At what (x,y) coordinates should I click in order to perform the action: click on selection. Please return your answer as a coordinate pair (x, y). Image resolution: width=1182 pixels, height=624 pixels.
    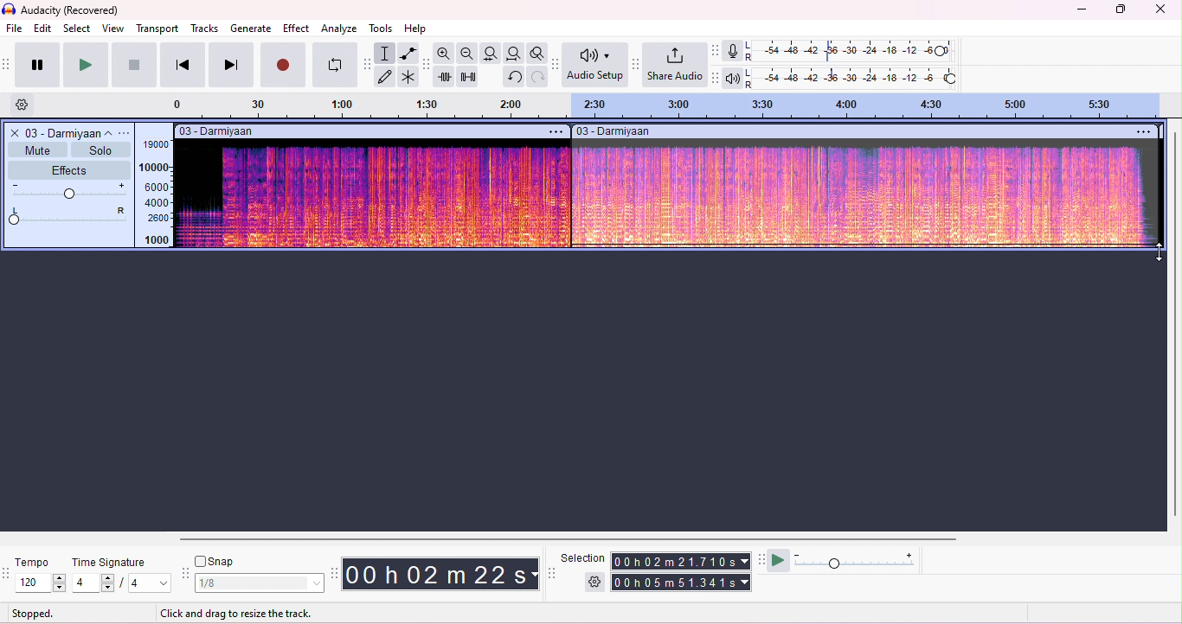
    Looking at the image, I should click on (386, 53).